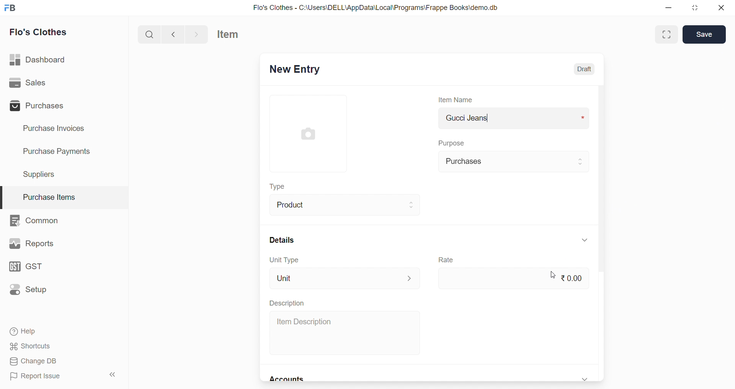 This screenshot has width=735, height=389. What do you see at coordinates (586, 378) in the screenshot?
I see `expand/collapse` at bounding box center [586, 378].